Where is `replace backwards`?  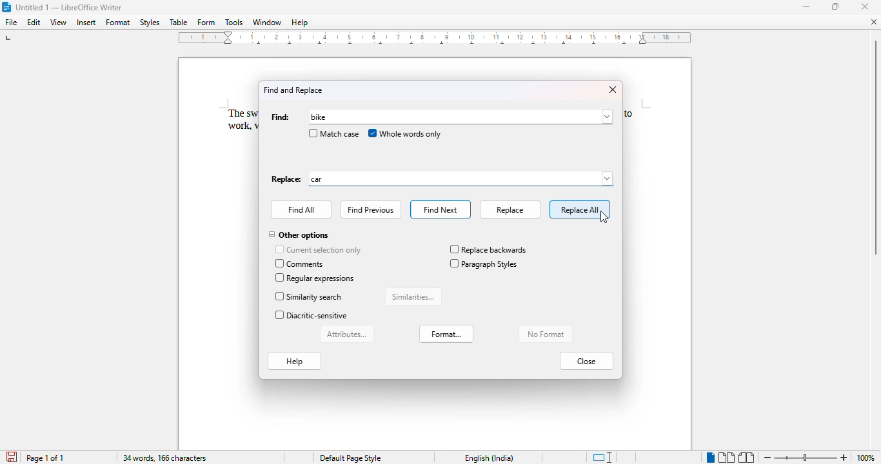 replace backwards is located at coordinates (488, 249).